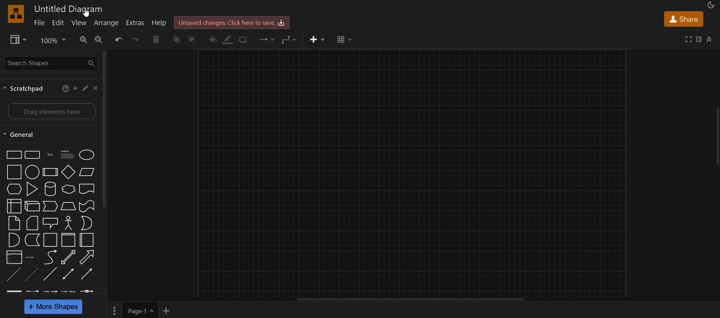  I want to click on drag elements here, so click(51, 110).